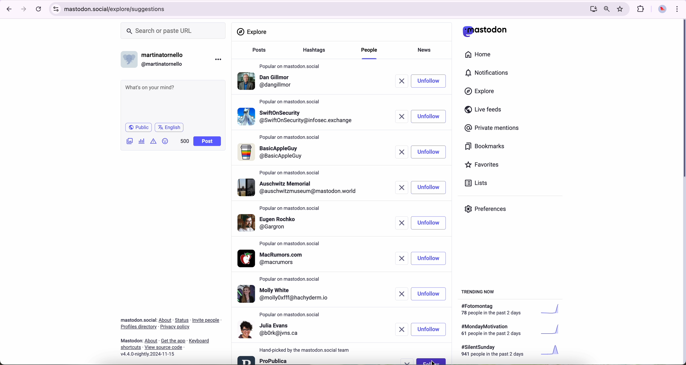 This screenshot has height=365, width=686. I want to click on profile picture, so click(661, 10).